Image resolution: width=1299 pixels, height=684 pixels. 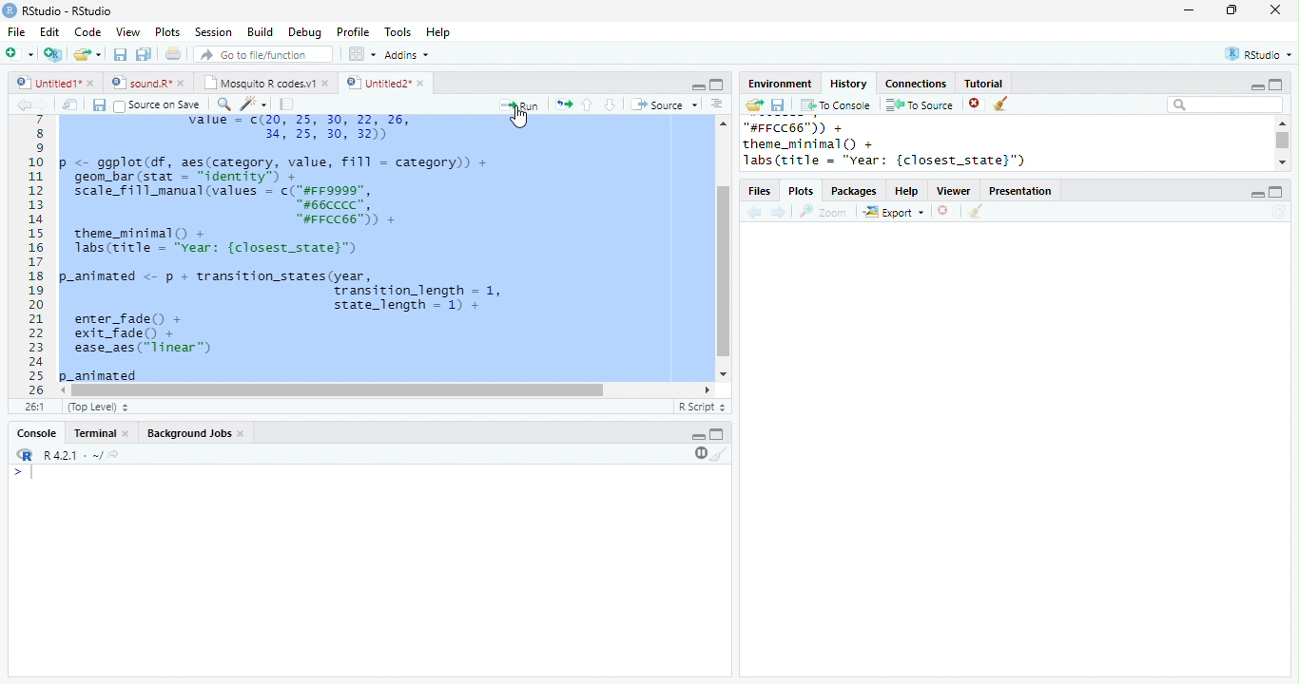 I want to click on save, so click(x=778, y=104).